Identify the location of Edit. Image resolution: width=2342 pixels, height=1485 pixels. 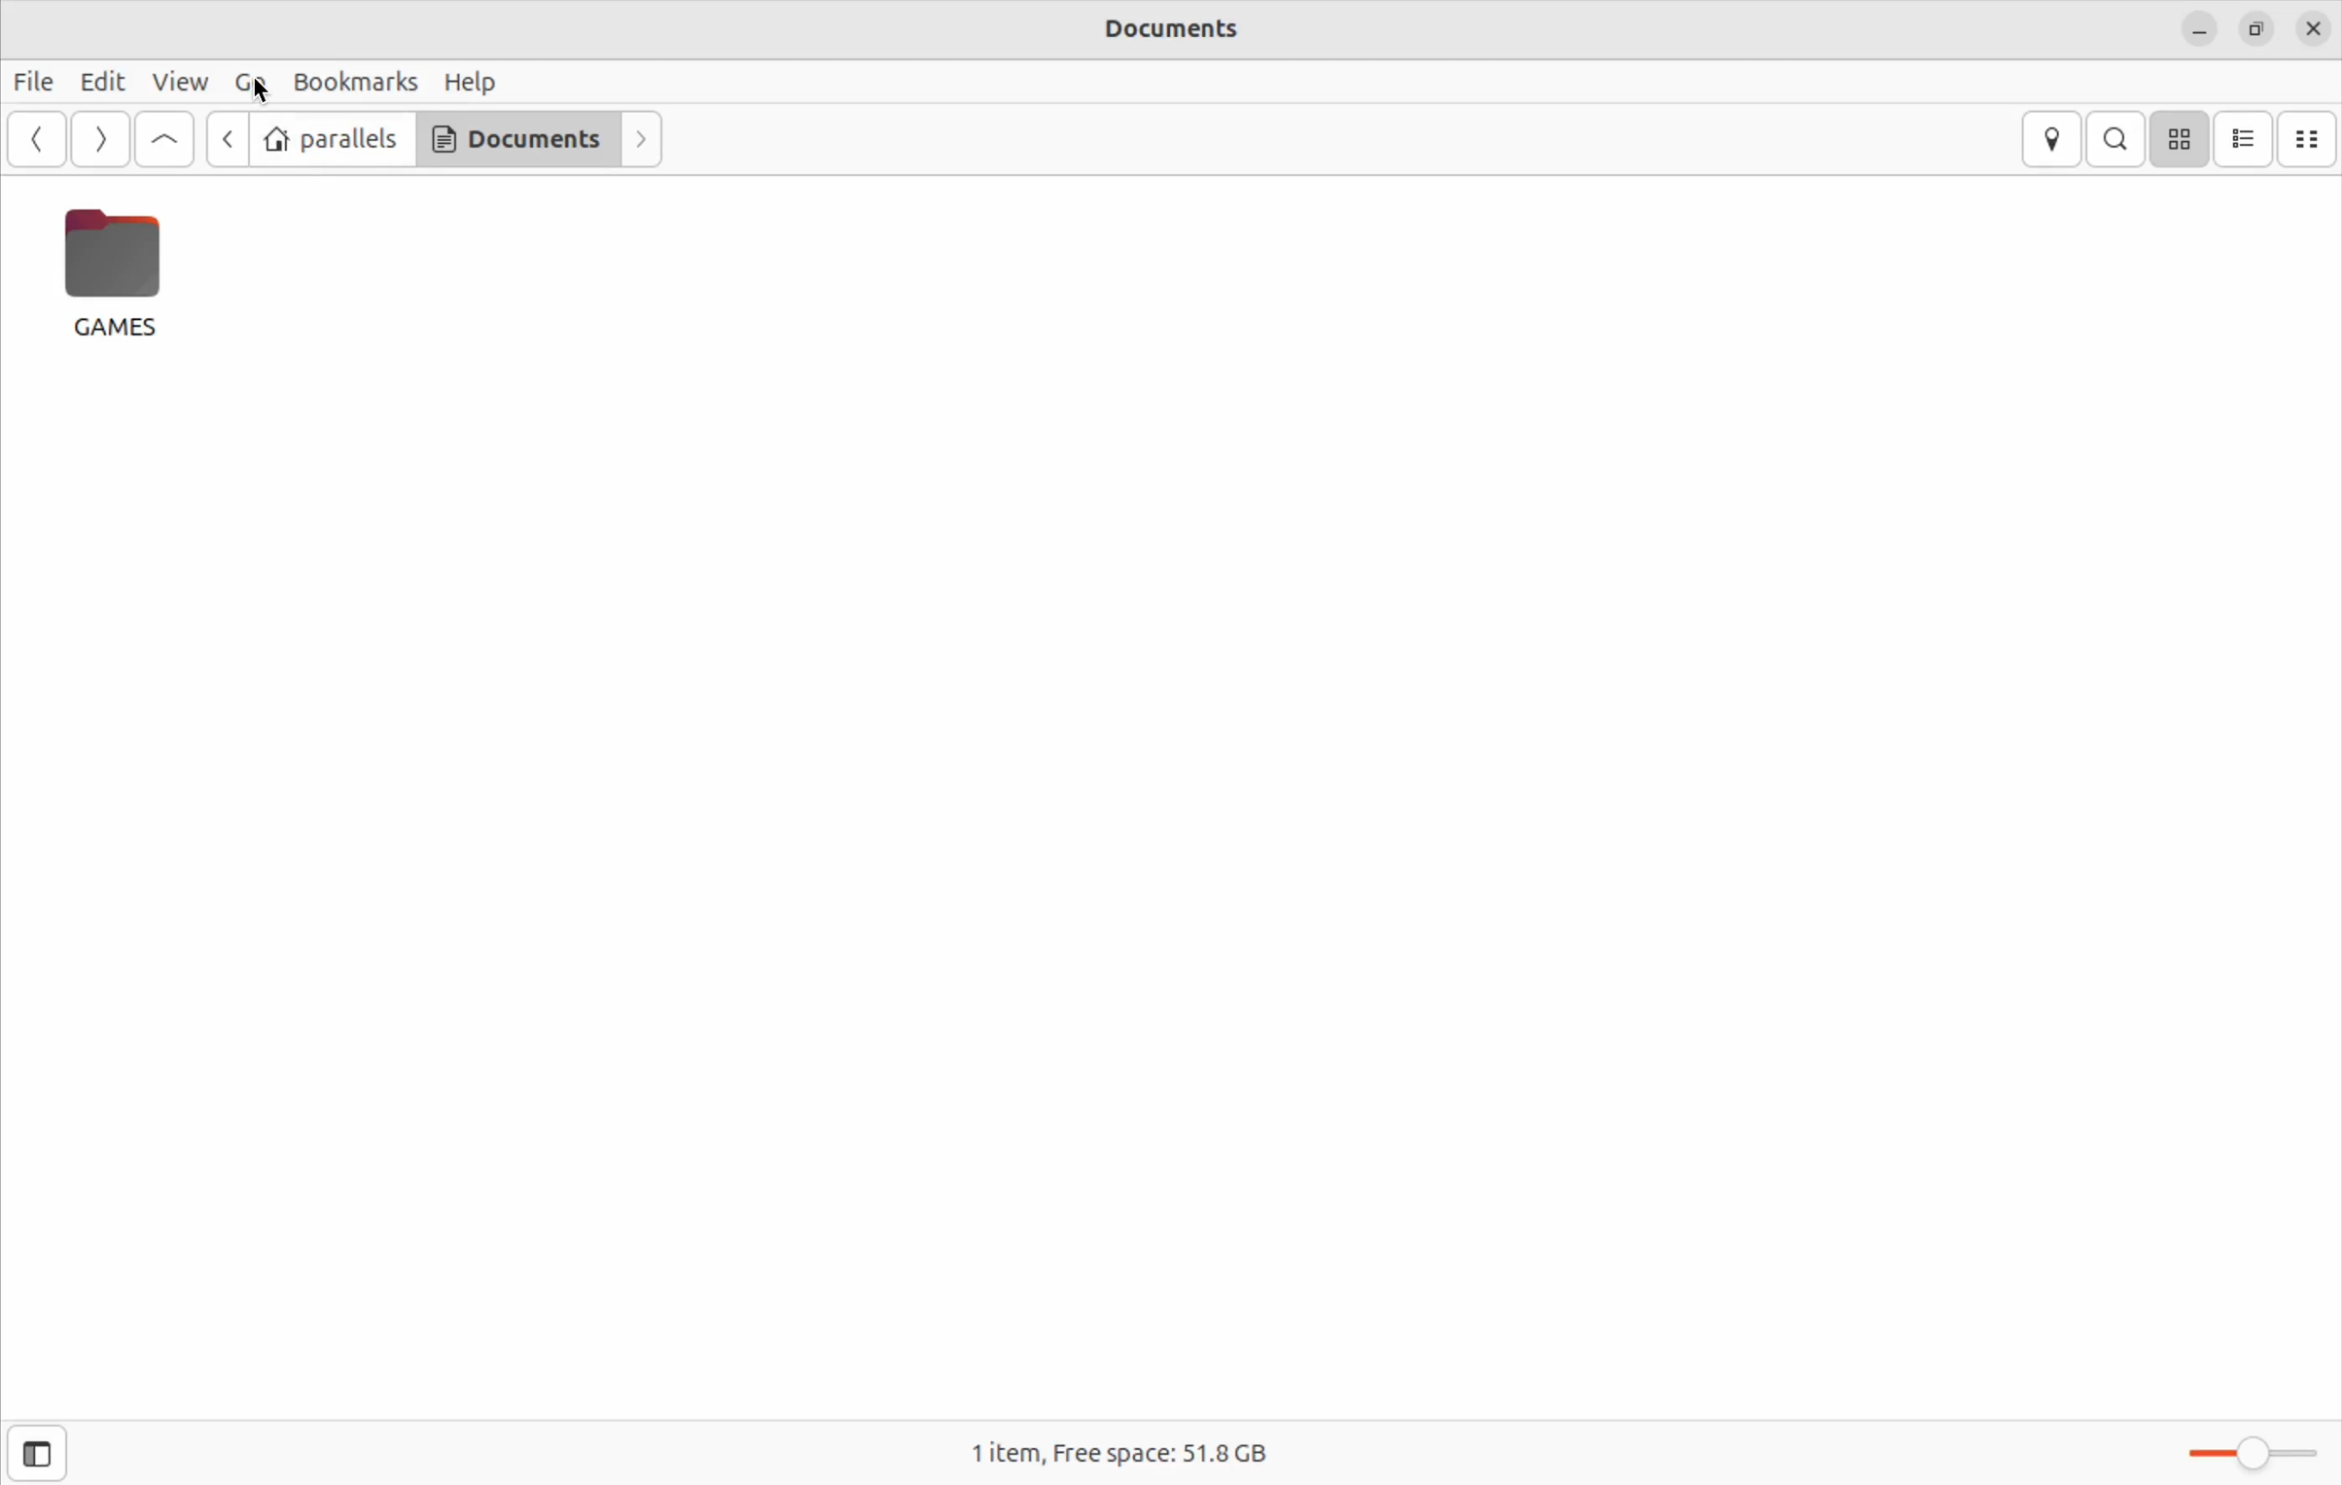
(103, 81).